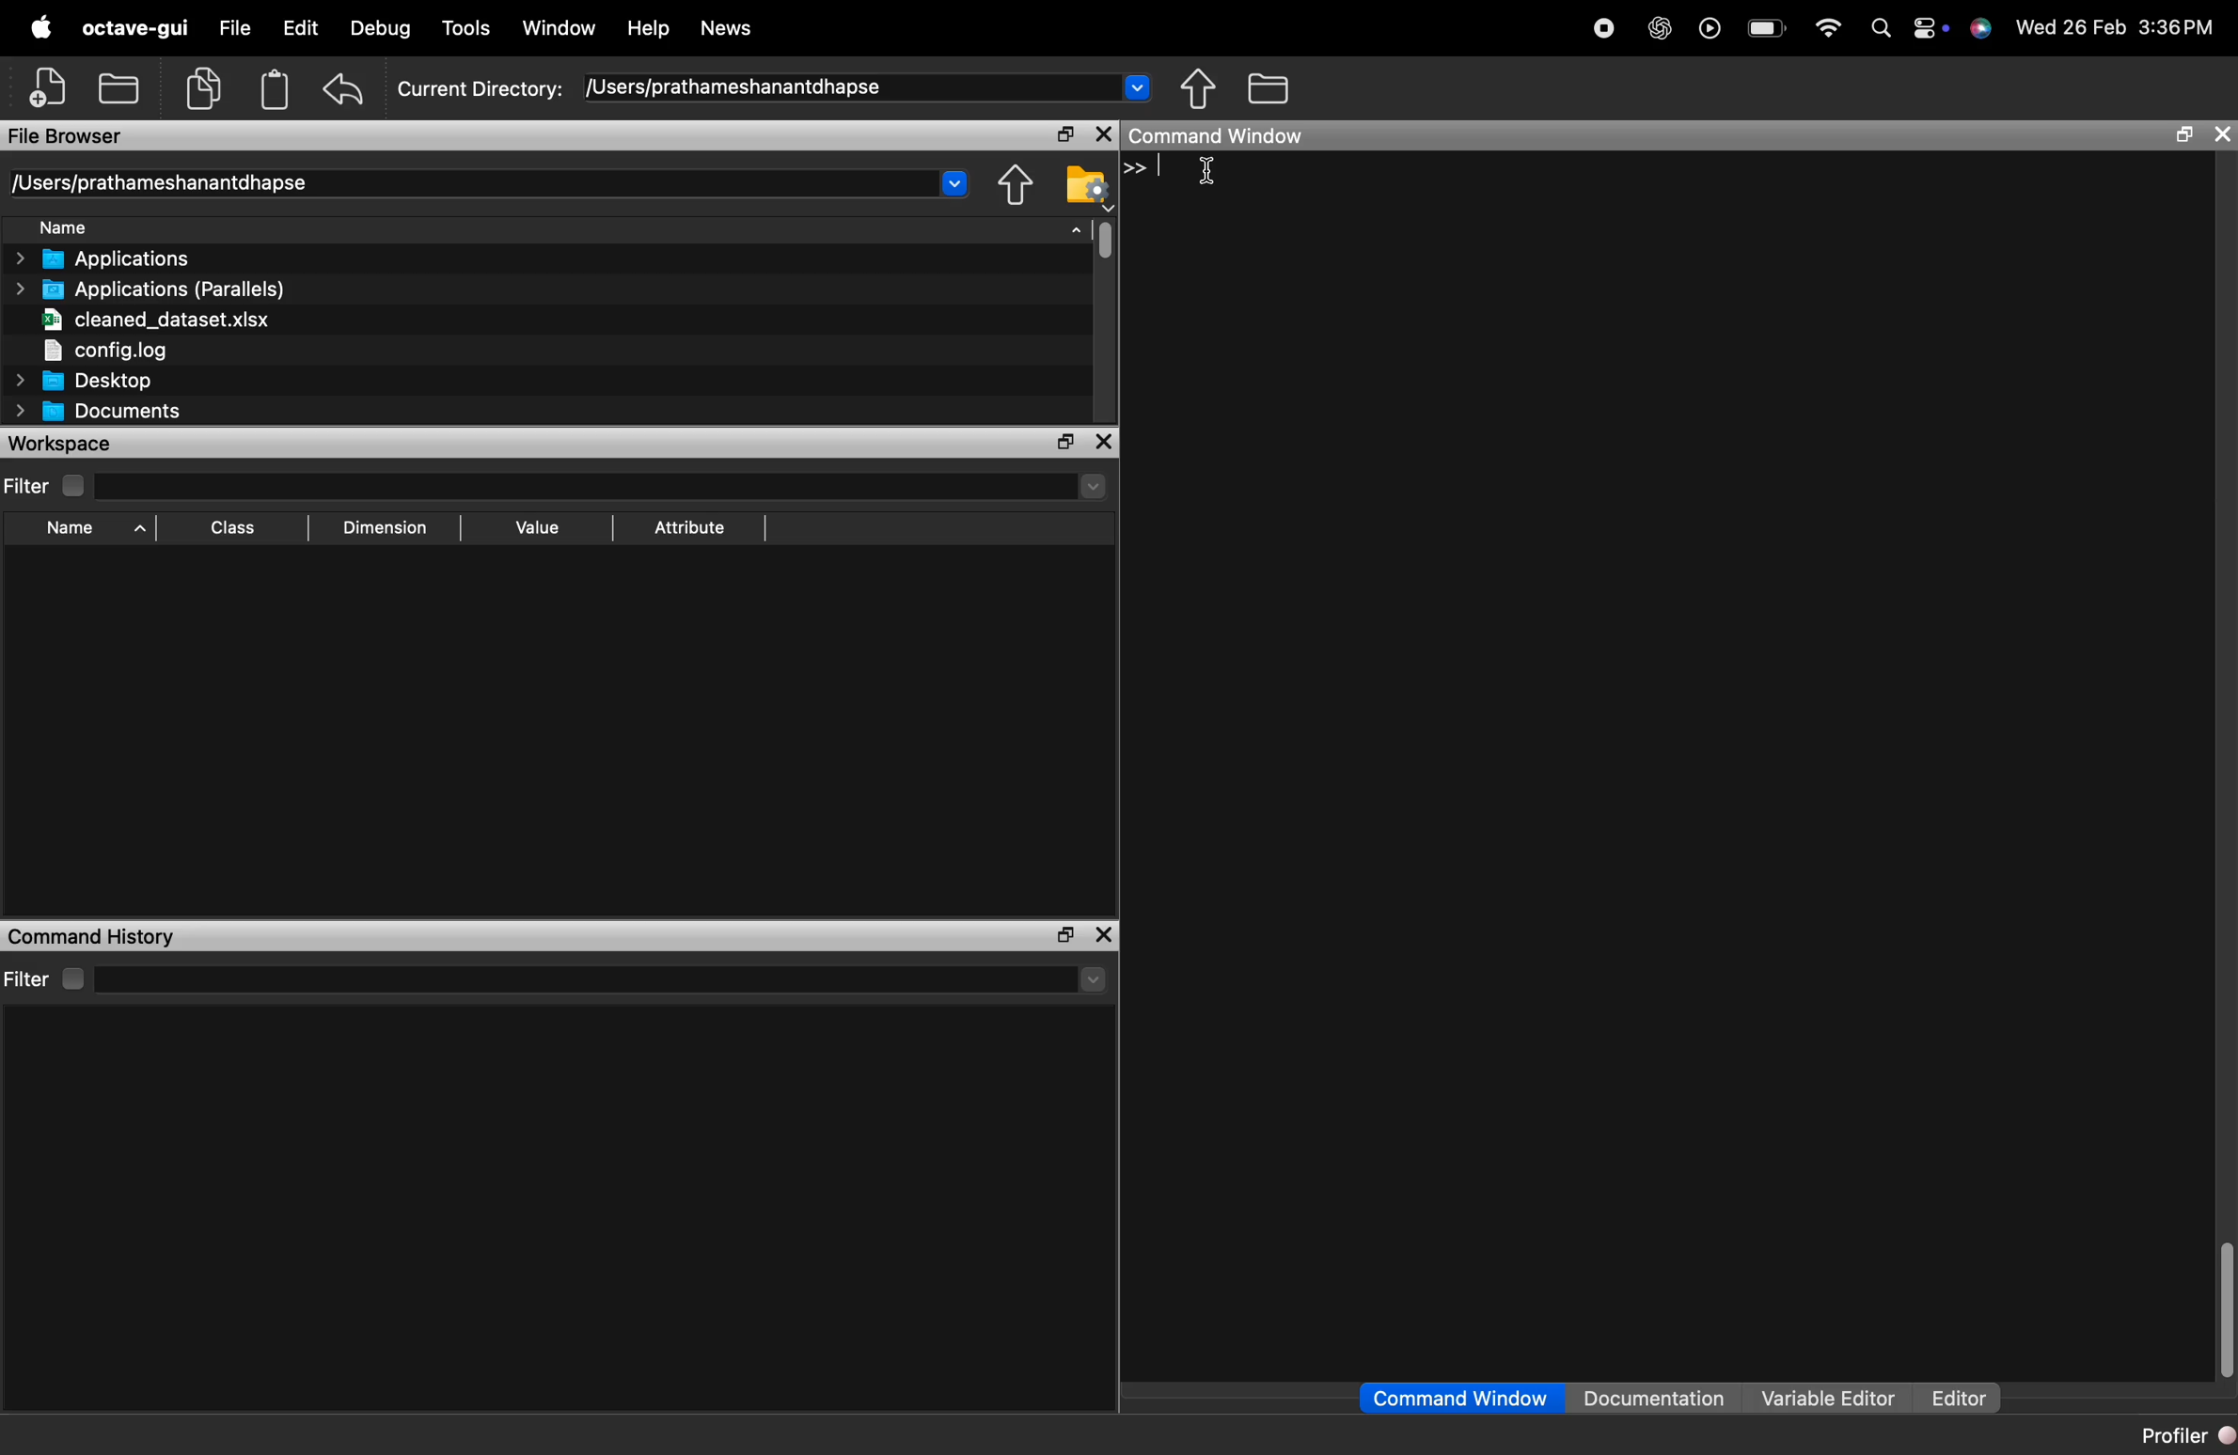 The height and width of the screenshot is (1455, 2238). I want to click on search here, so click(604, 978).